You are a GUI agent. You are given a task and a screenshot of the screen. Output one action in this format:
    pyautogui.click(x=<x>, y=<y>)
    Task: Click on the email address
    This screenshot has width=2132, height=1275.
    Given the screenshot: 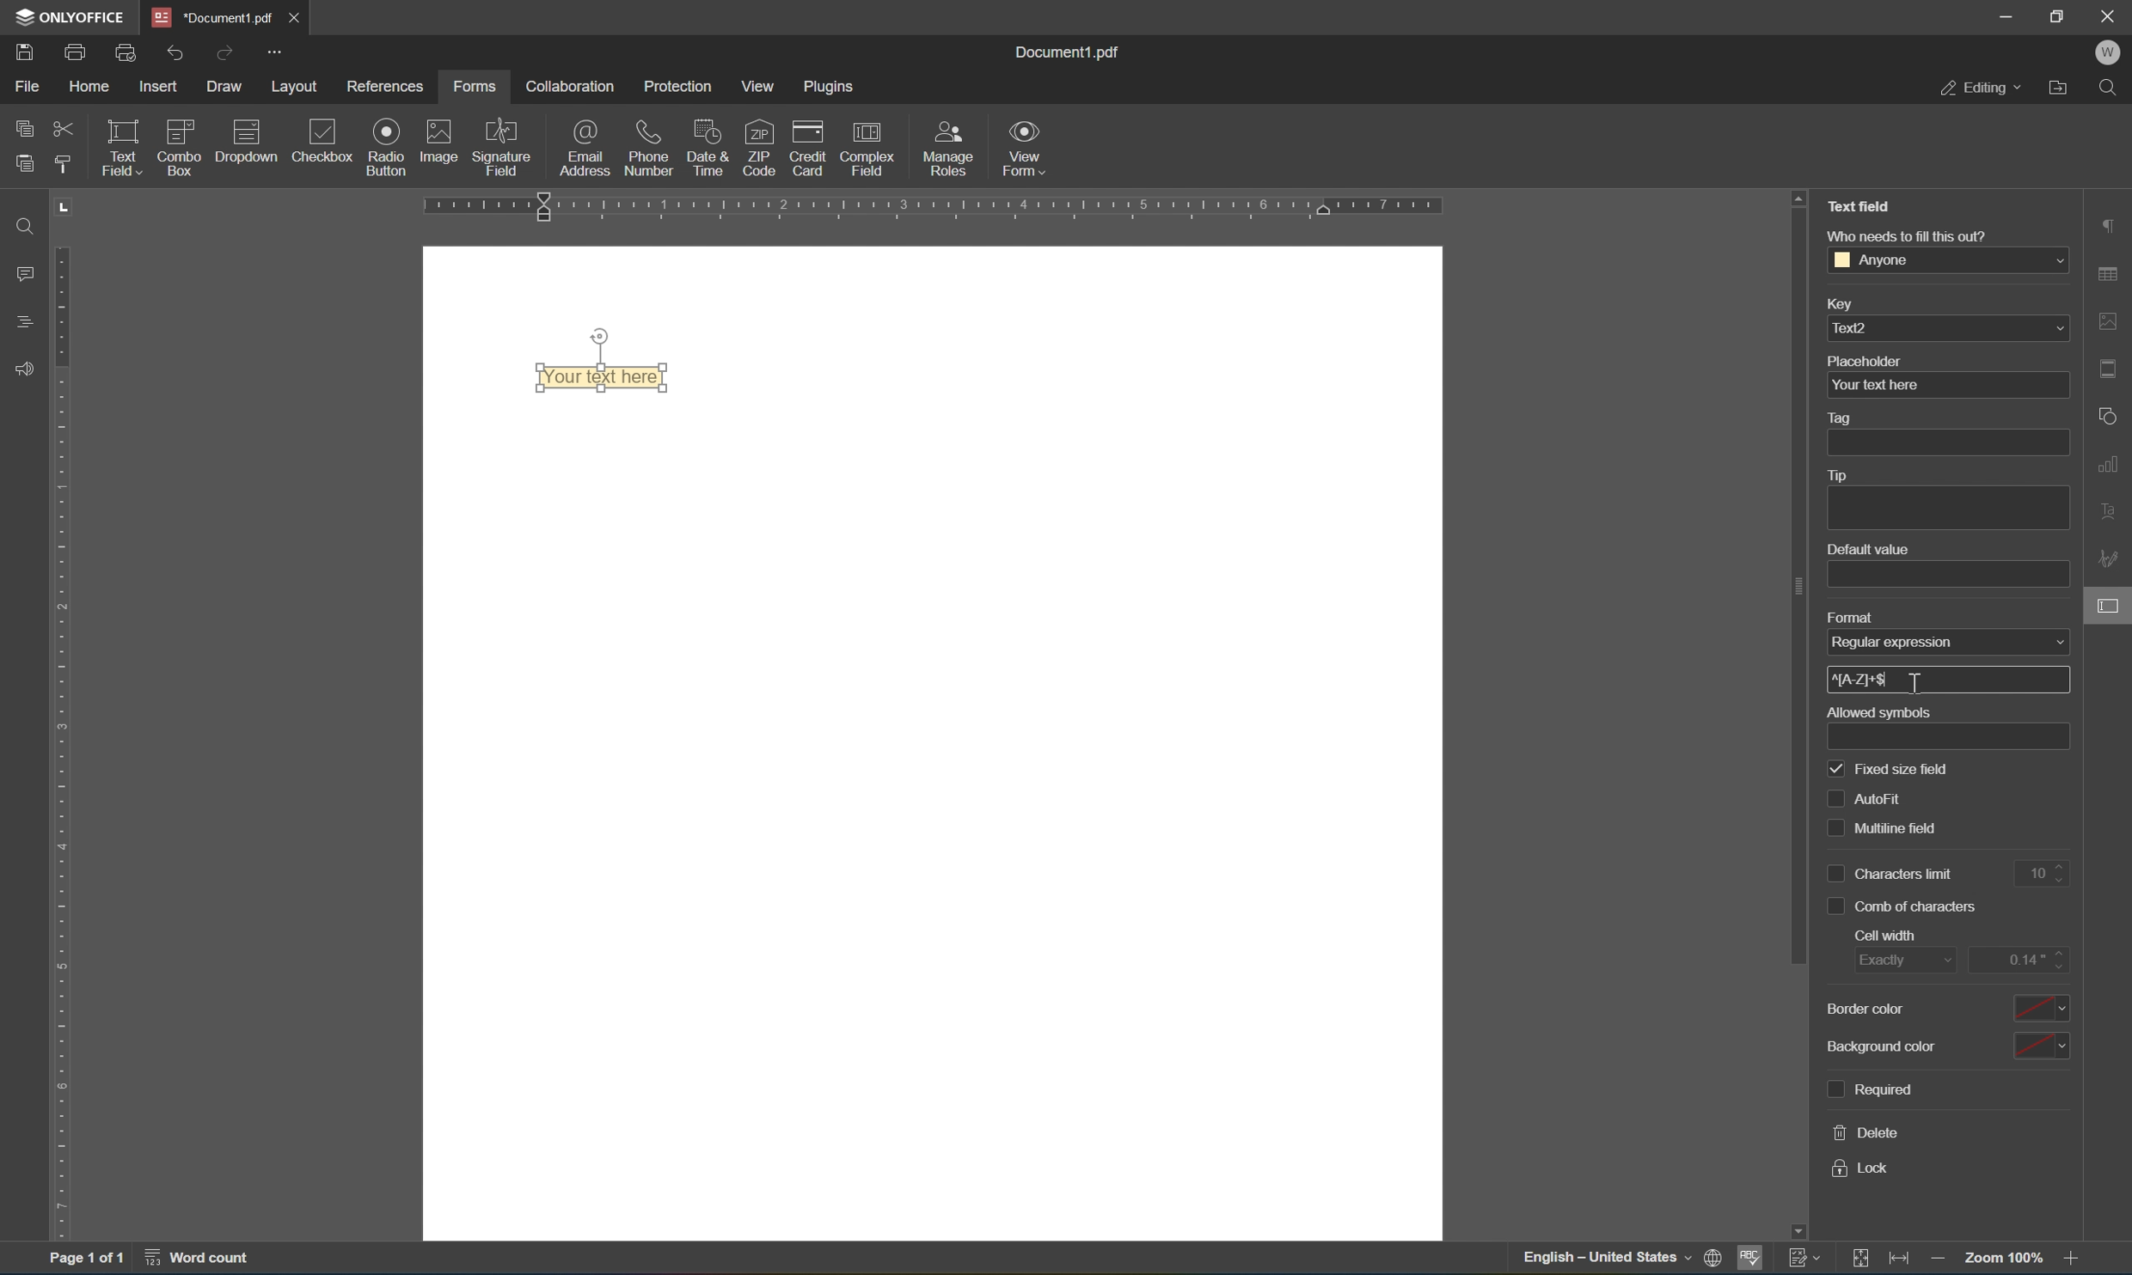 What is the action you would take?
    pyautogui.click(x=584, y=149)
    